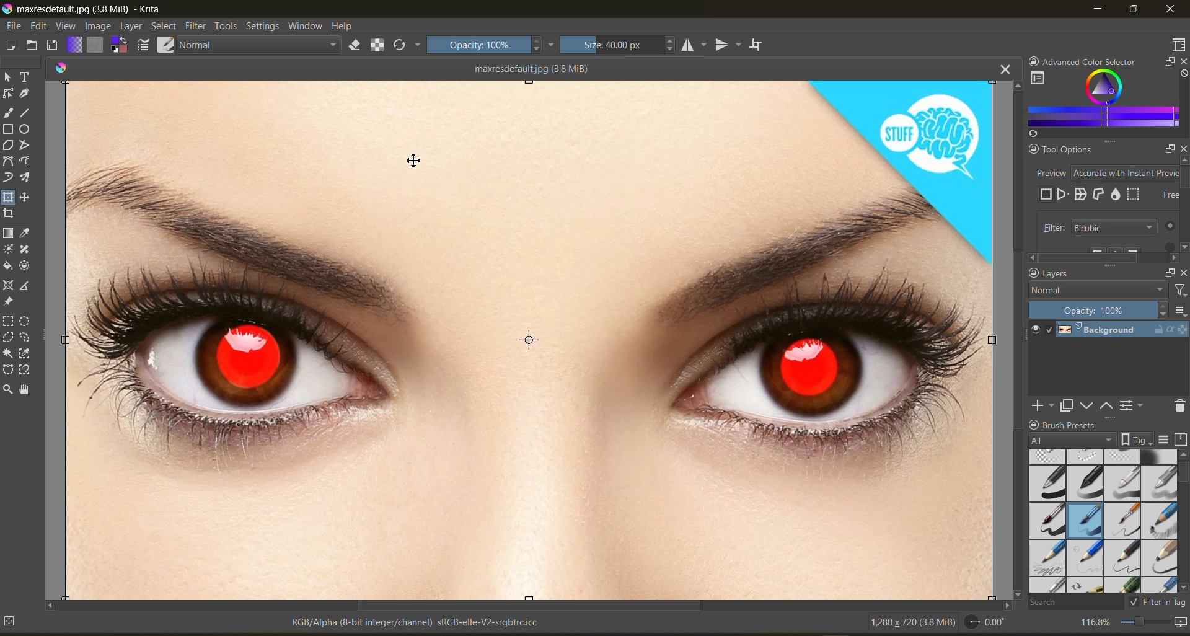 The height and width of the screenshot is (636, 1190). Describe the element at coordinates (760, 45) in the screenshot. I see `wrap around mode` at that location.